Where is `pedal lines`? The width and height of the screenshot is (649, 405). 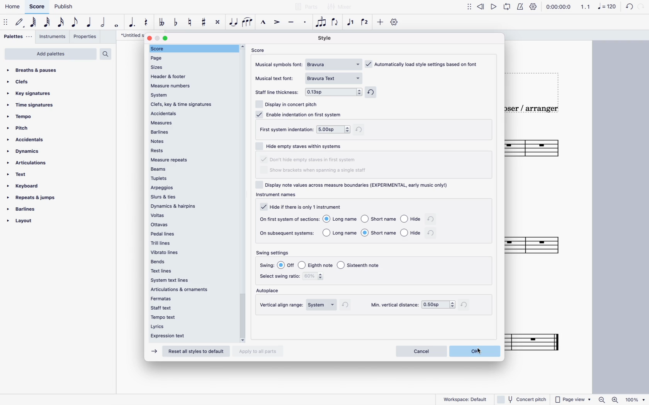 pedal lines is located at coordinates (194, 234).